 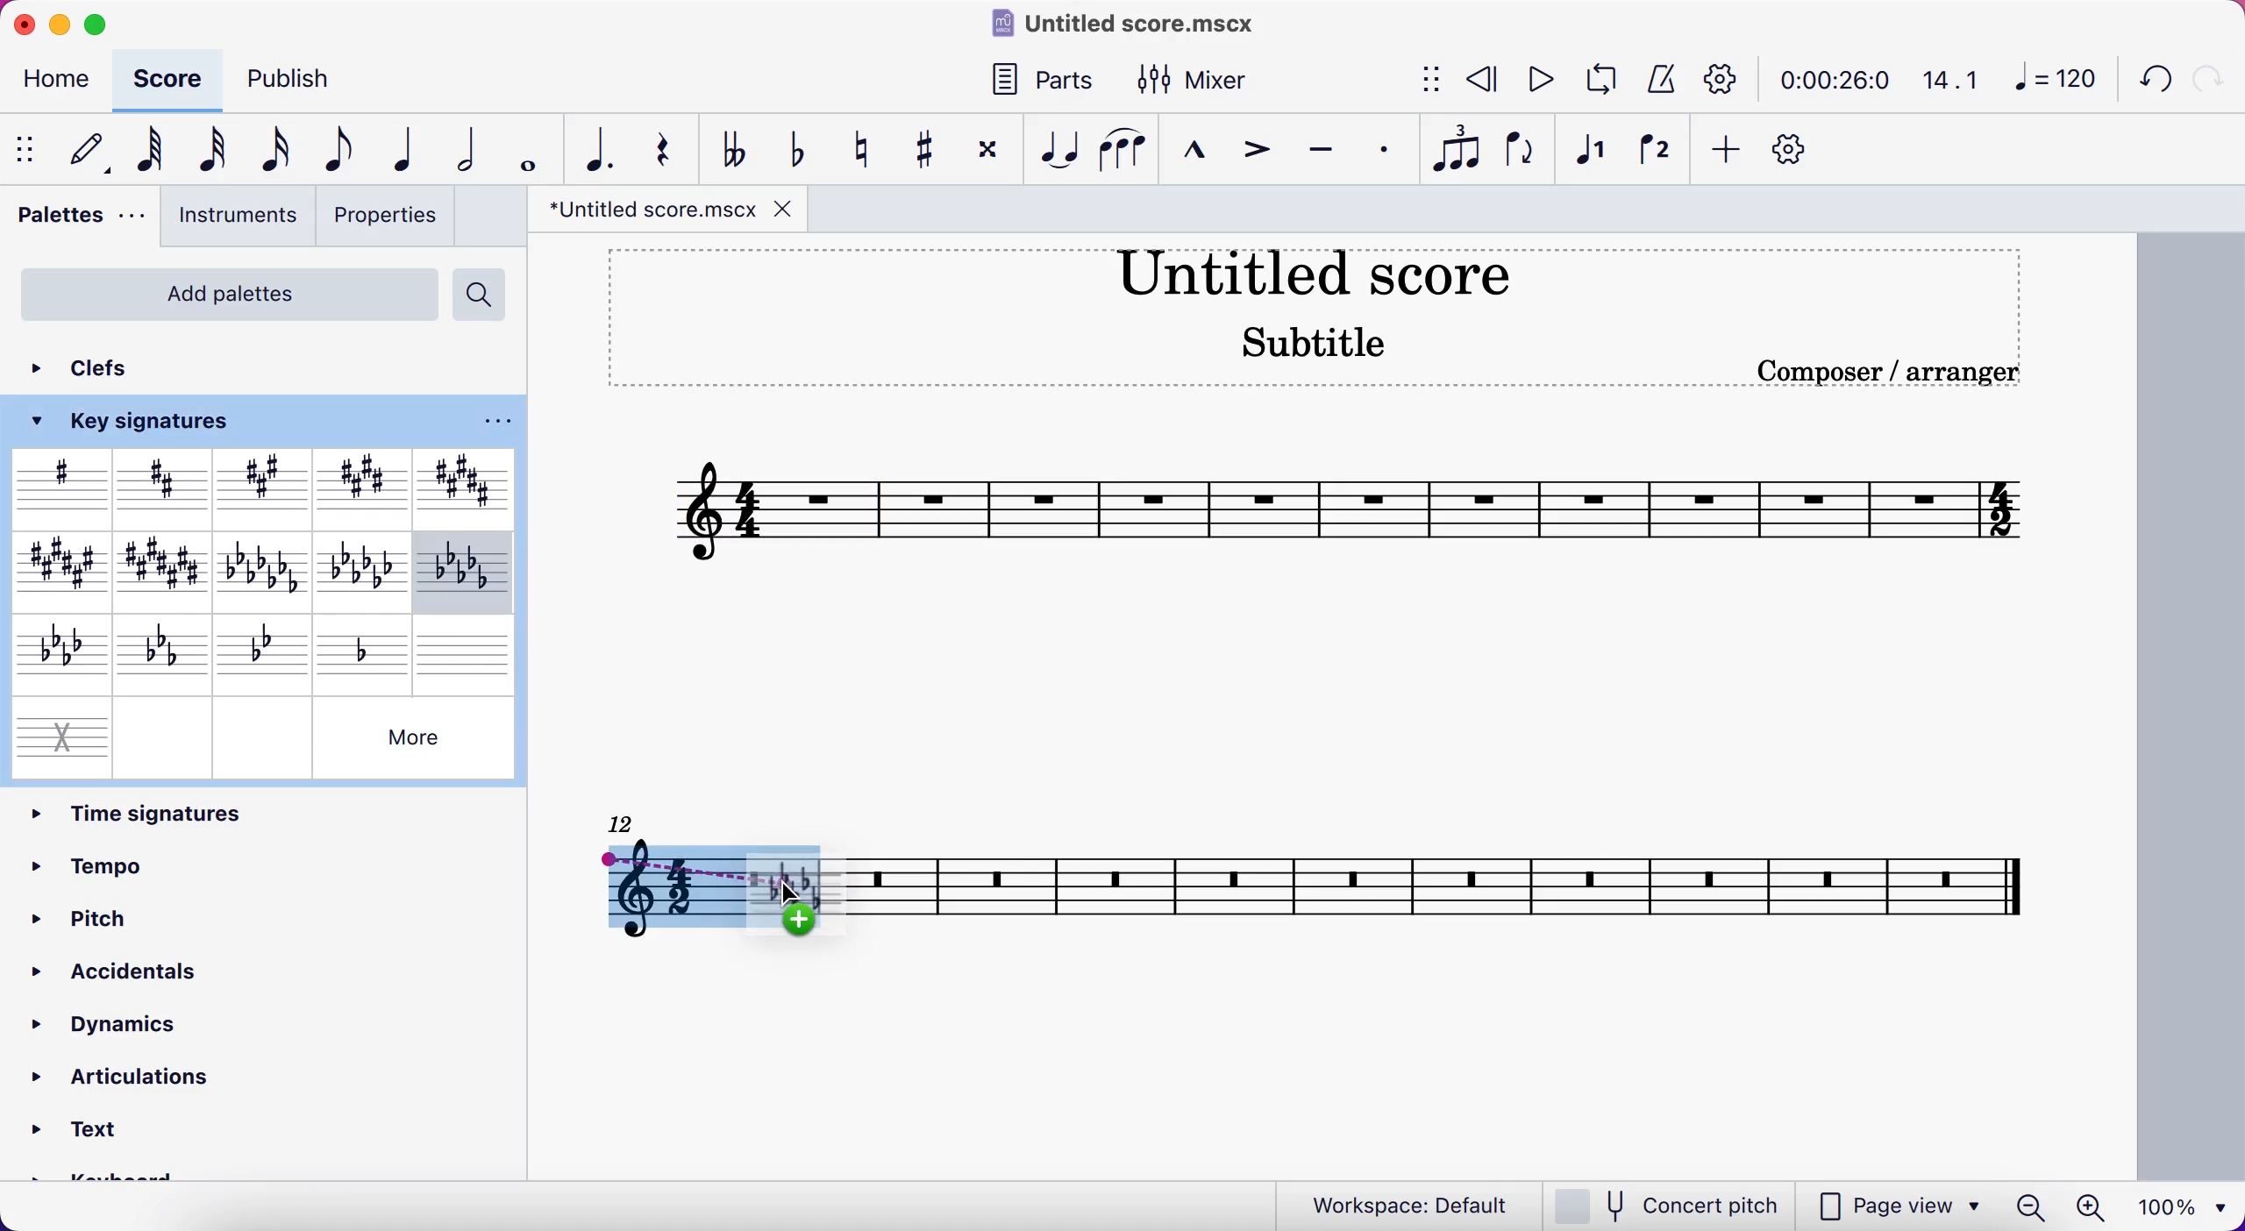 What do you see at coordinates (1459, 149) in the screenshot?
I see `tuplet` at bounding box center [1459, 149].